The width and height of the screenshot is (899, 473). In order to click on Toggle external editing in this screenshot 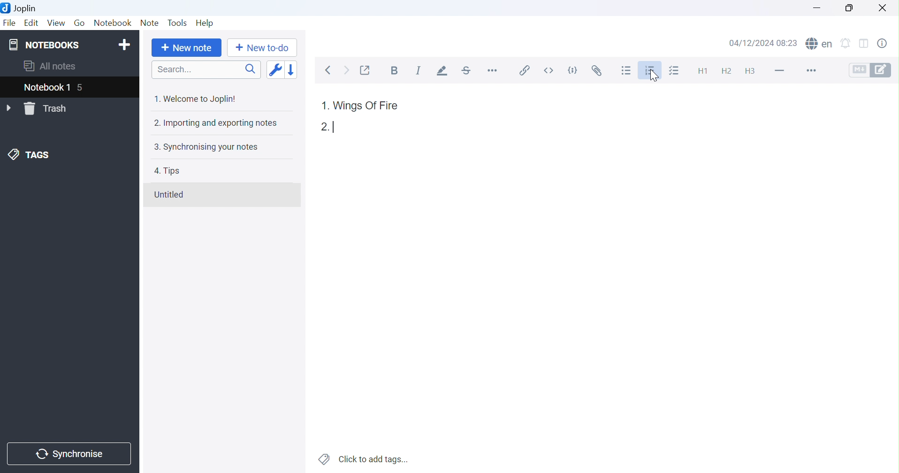, I will do `click(366, 69)`.